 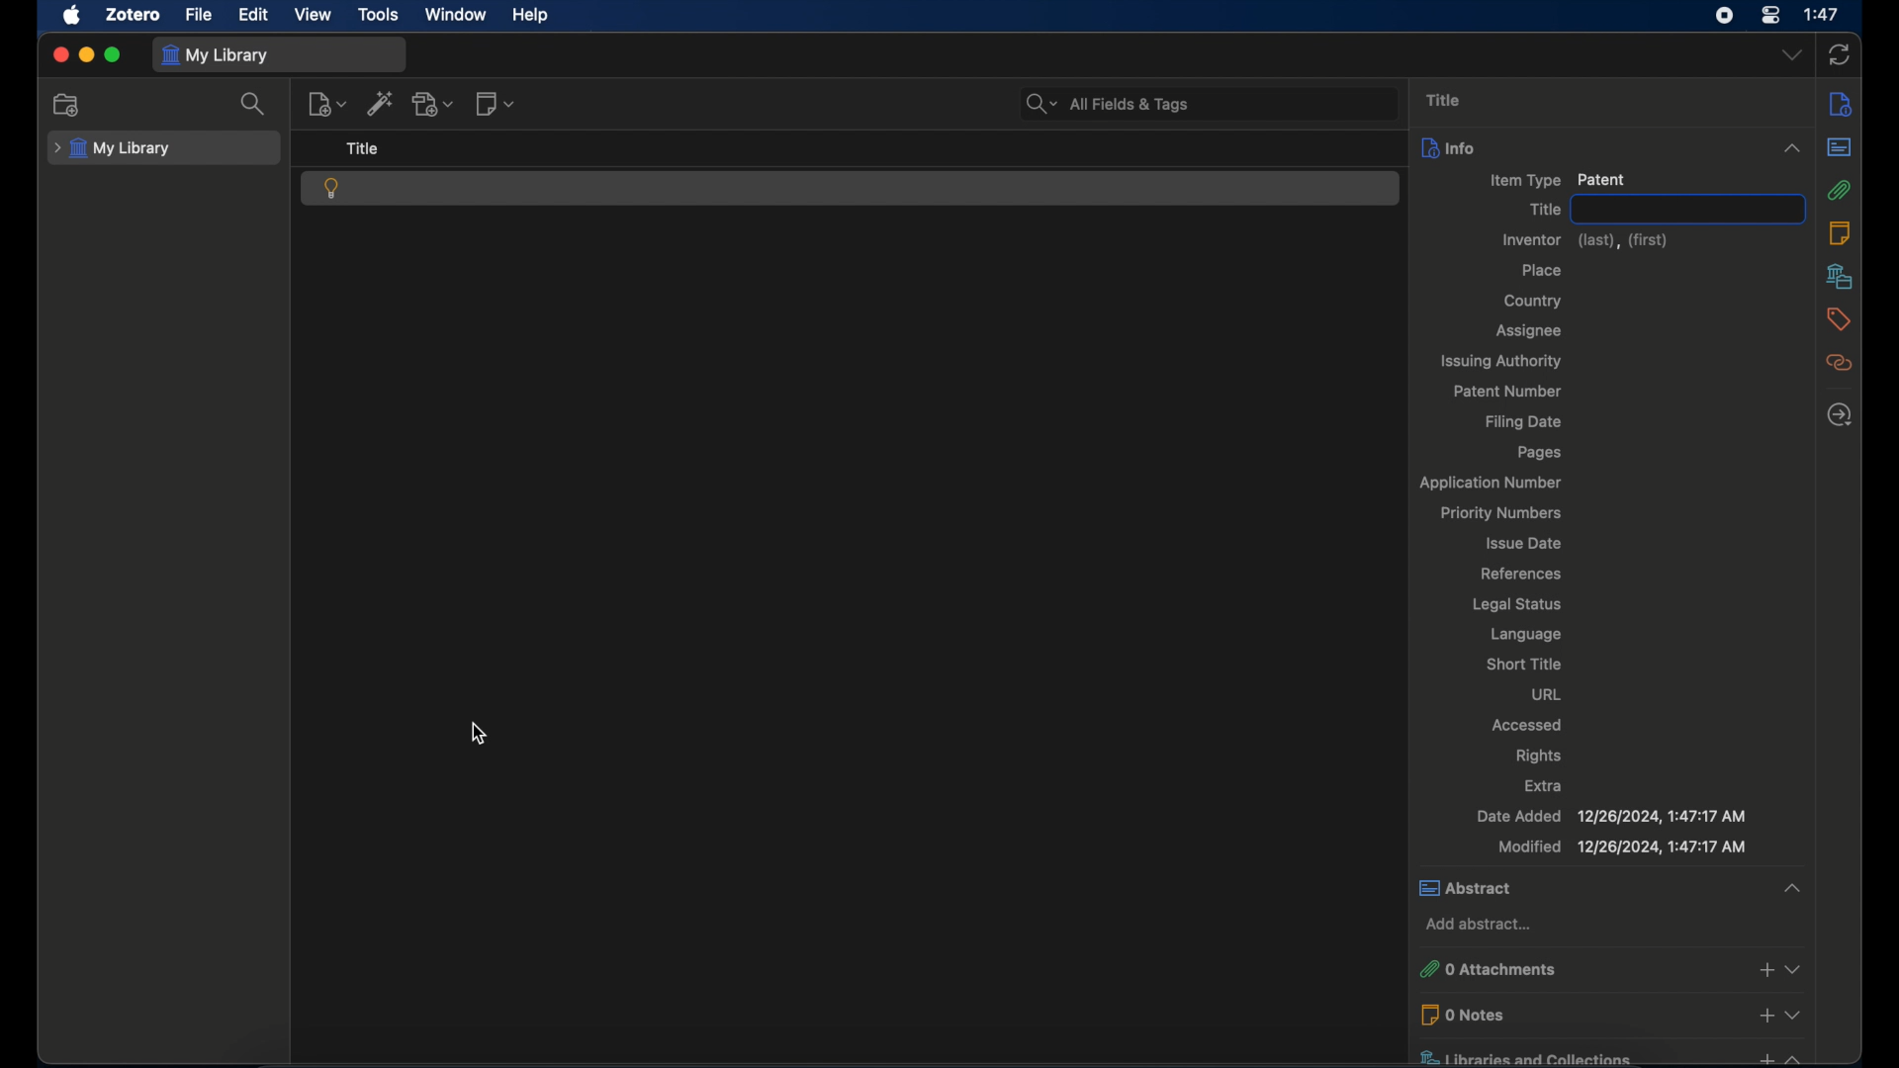 I want to click on notes, so click(x=1841, y=233).